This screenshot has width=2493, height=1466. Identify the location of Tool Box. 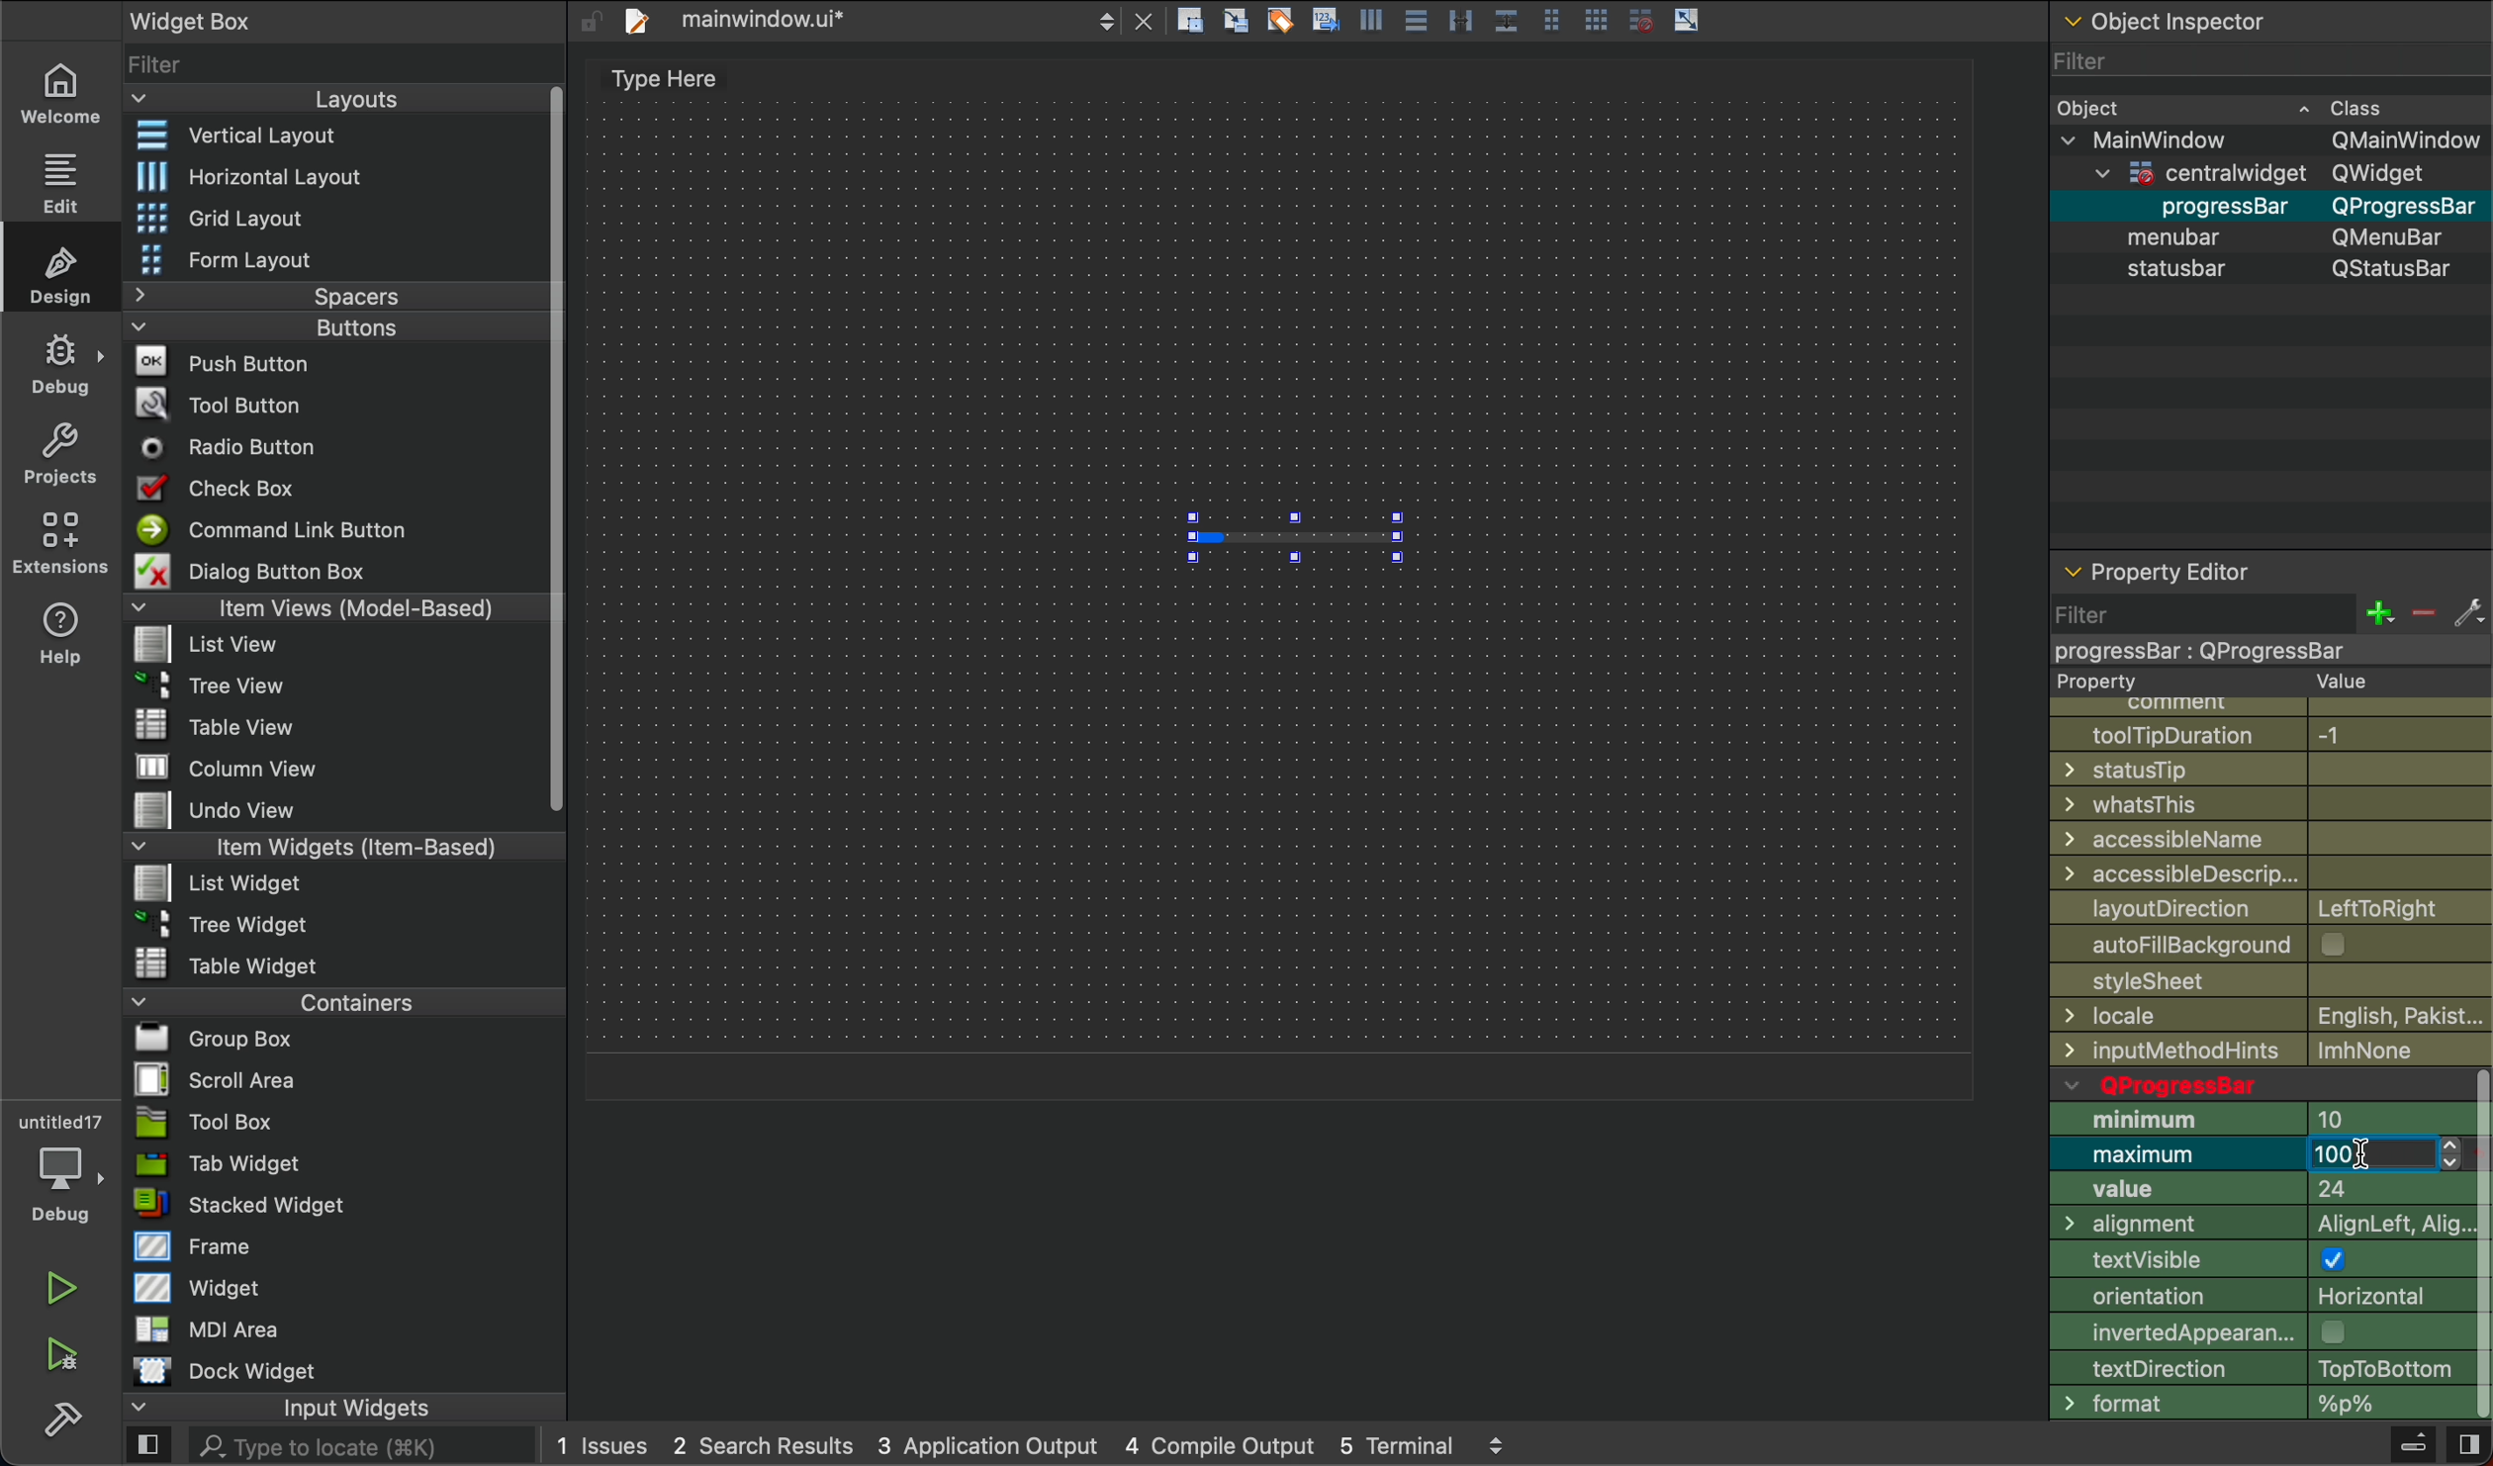
(205, 1122).